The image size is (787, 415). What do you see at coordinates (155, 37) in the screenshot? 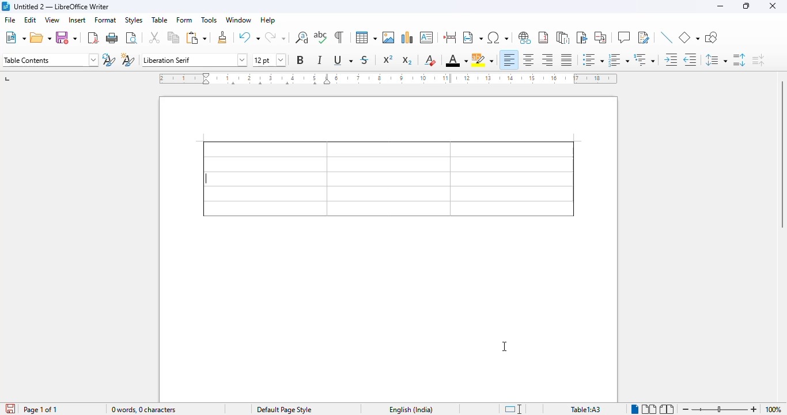
I see `cut` at bounding box center [155, 37].